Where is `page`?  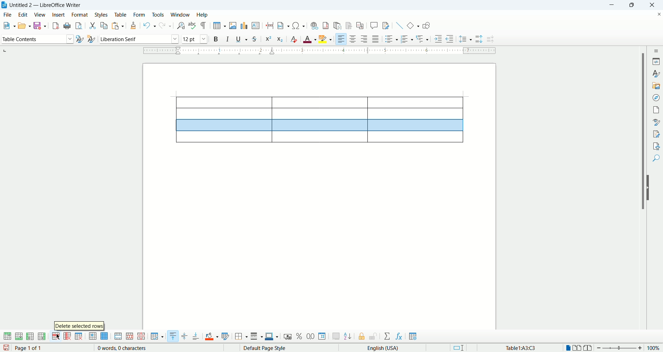 page is located at coordinates (326, 193).